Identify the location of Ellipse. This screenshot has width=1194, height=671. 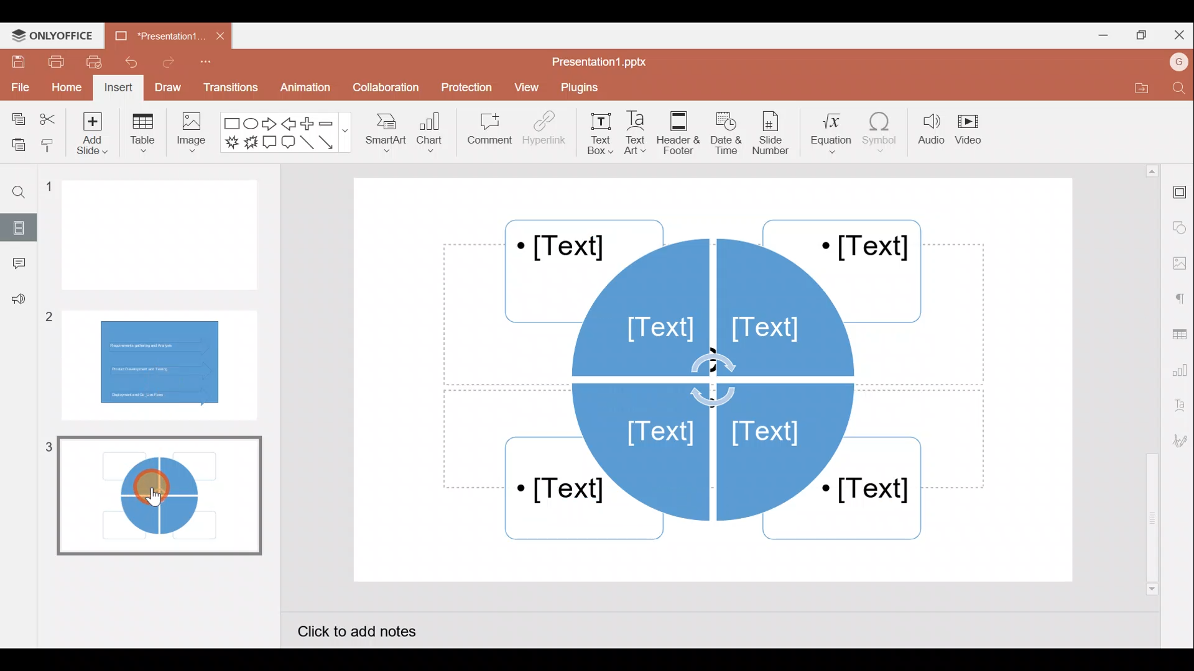
(250, 125).